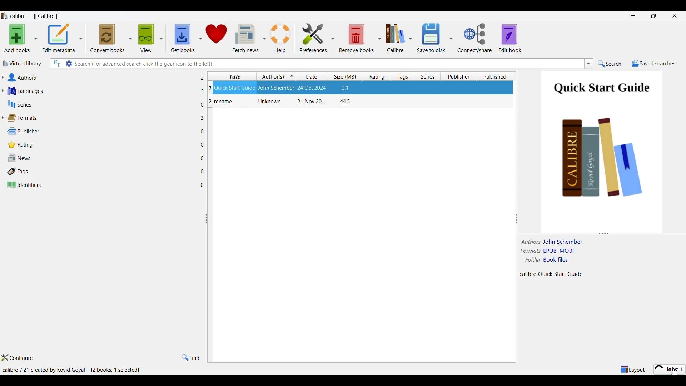 The width and height of the screenshot is (686, 386). Describe the element at coordinates (675, 371) in the screenshot. I see `cursor` at that location.